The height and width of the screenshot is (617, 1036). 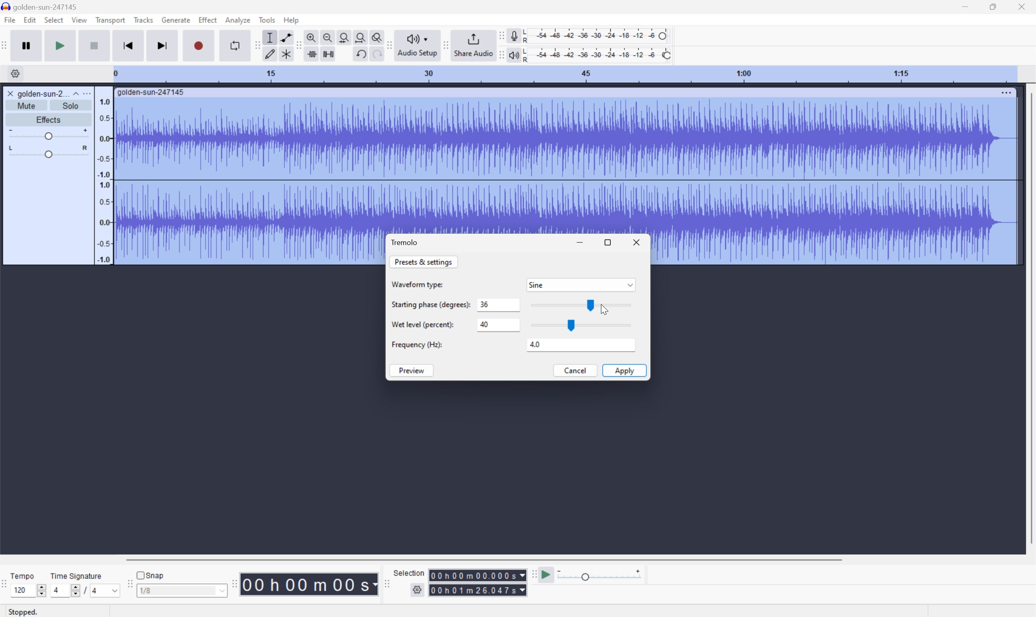 What do you see at coordinates (42, 6) in the screenshot?
I see `golden-sun-247145` at bounding box center [42, 6].